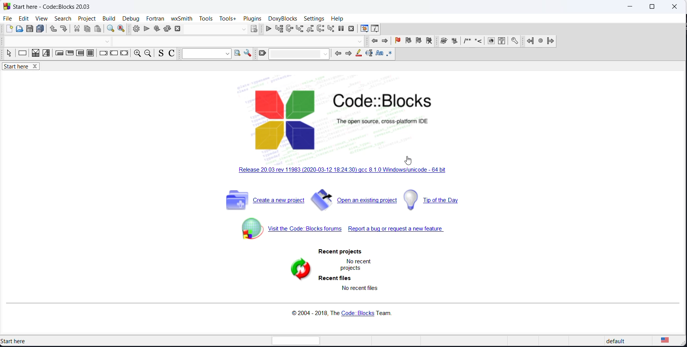  What do you see at coordinates (248, 54) in the screenshot?
I see `settings` at bounding box center [248, 54].